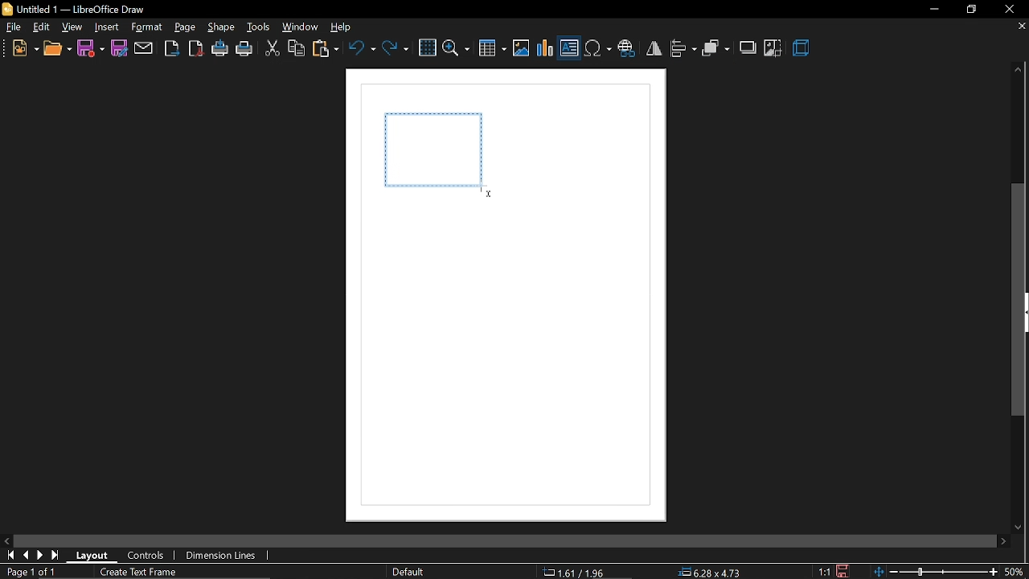  What do you see at coordinates (521, 49) in the screenshot?
I see `insert image` at bounding box center [521, 49].